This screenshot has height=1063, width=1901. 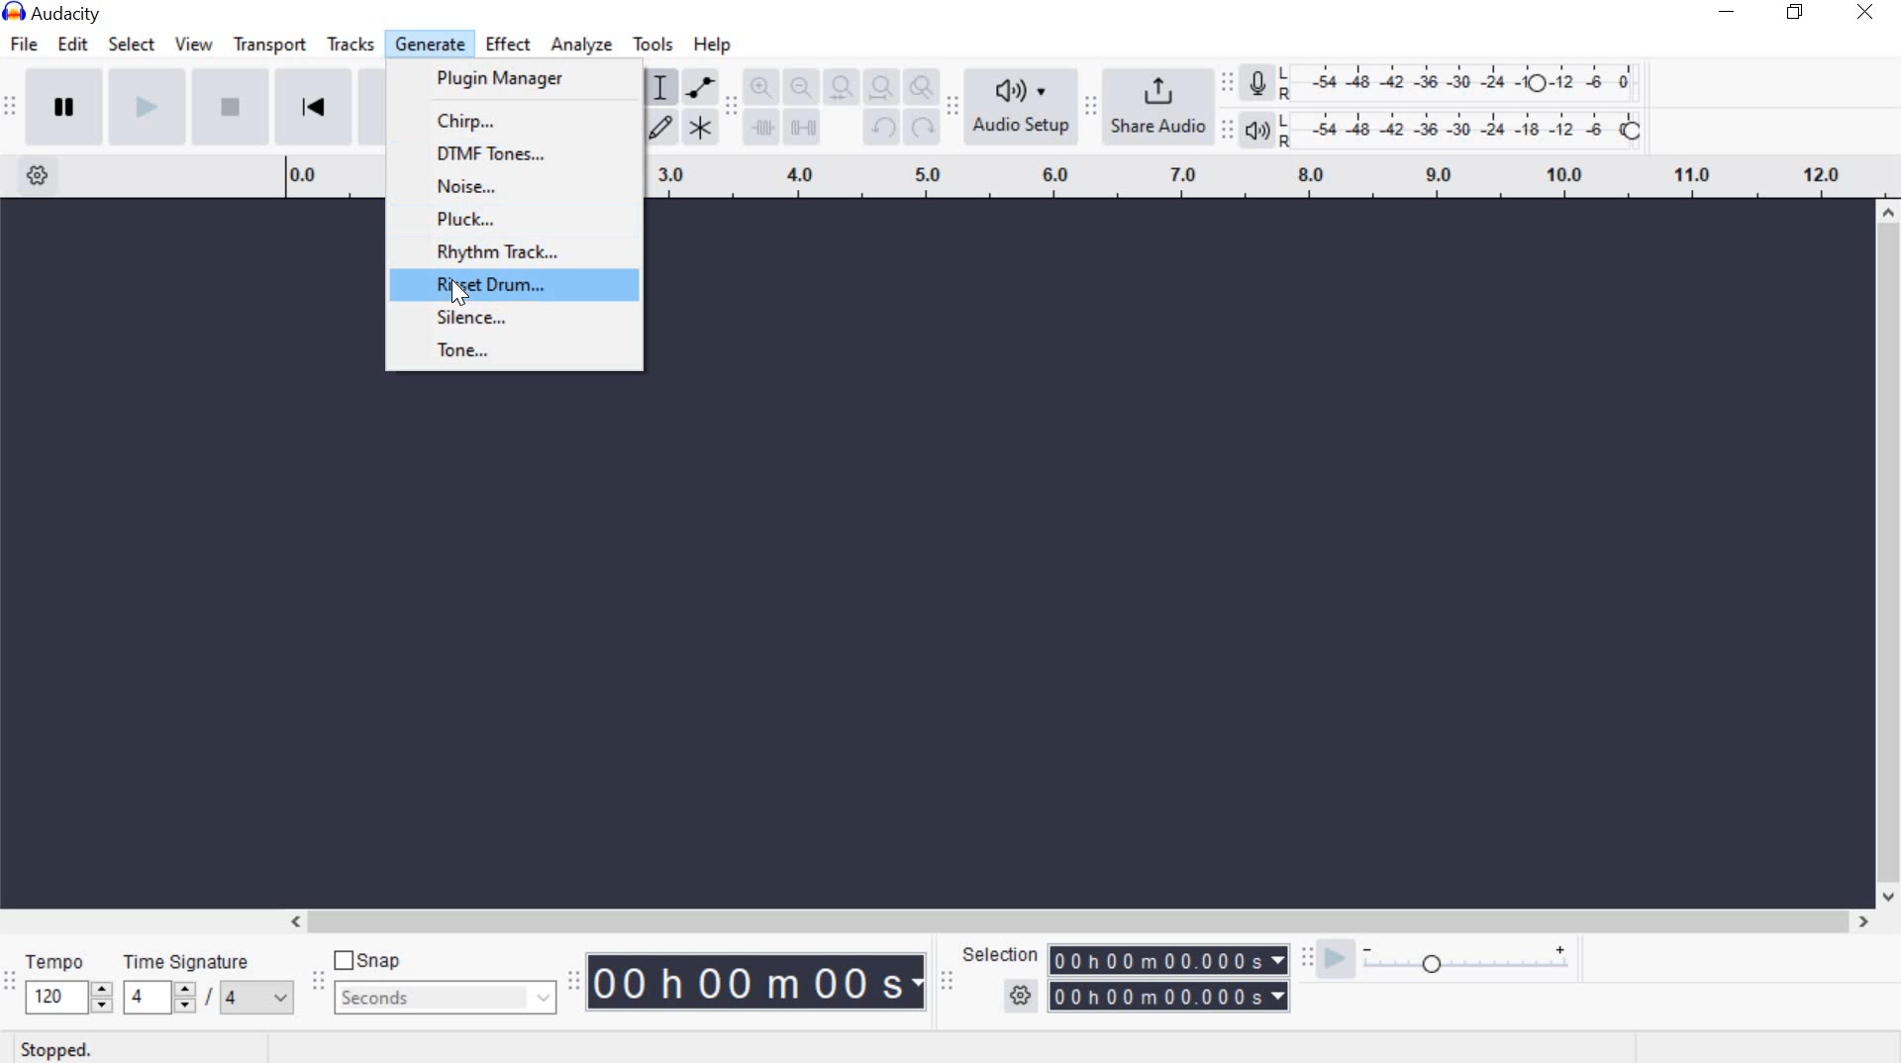 What do you see at coordinates (521, 188) in the screenshot?
I see `noise` at bounding box center [521, 188].